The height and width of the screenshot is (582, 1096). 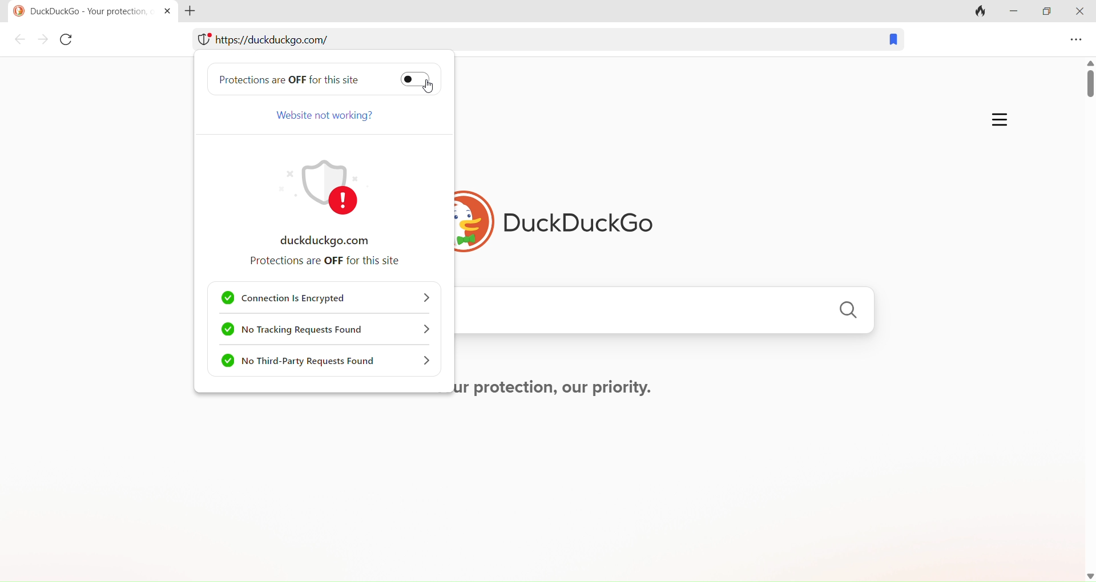 I want to click on up, so click(x=1089, y=61).